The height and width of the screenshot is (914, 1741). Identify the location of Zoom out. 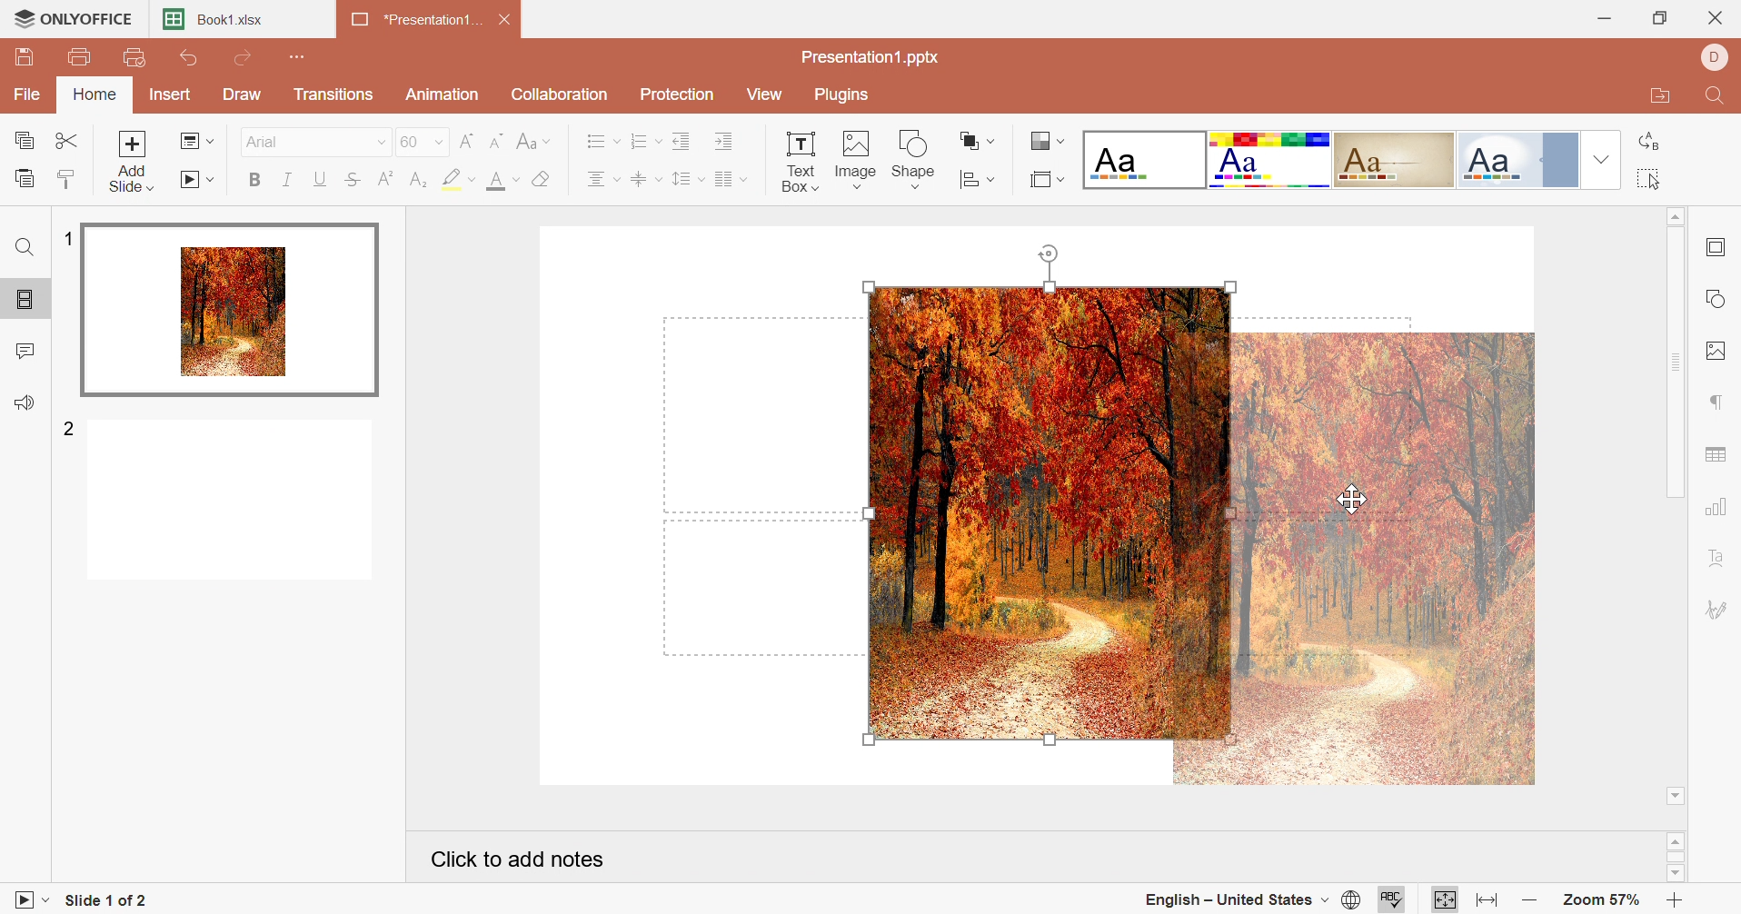
(1527, 901).